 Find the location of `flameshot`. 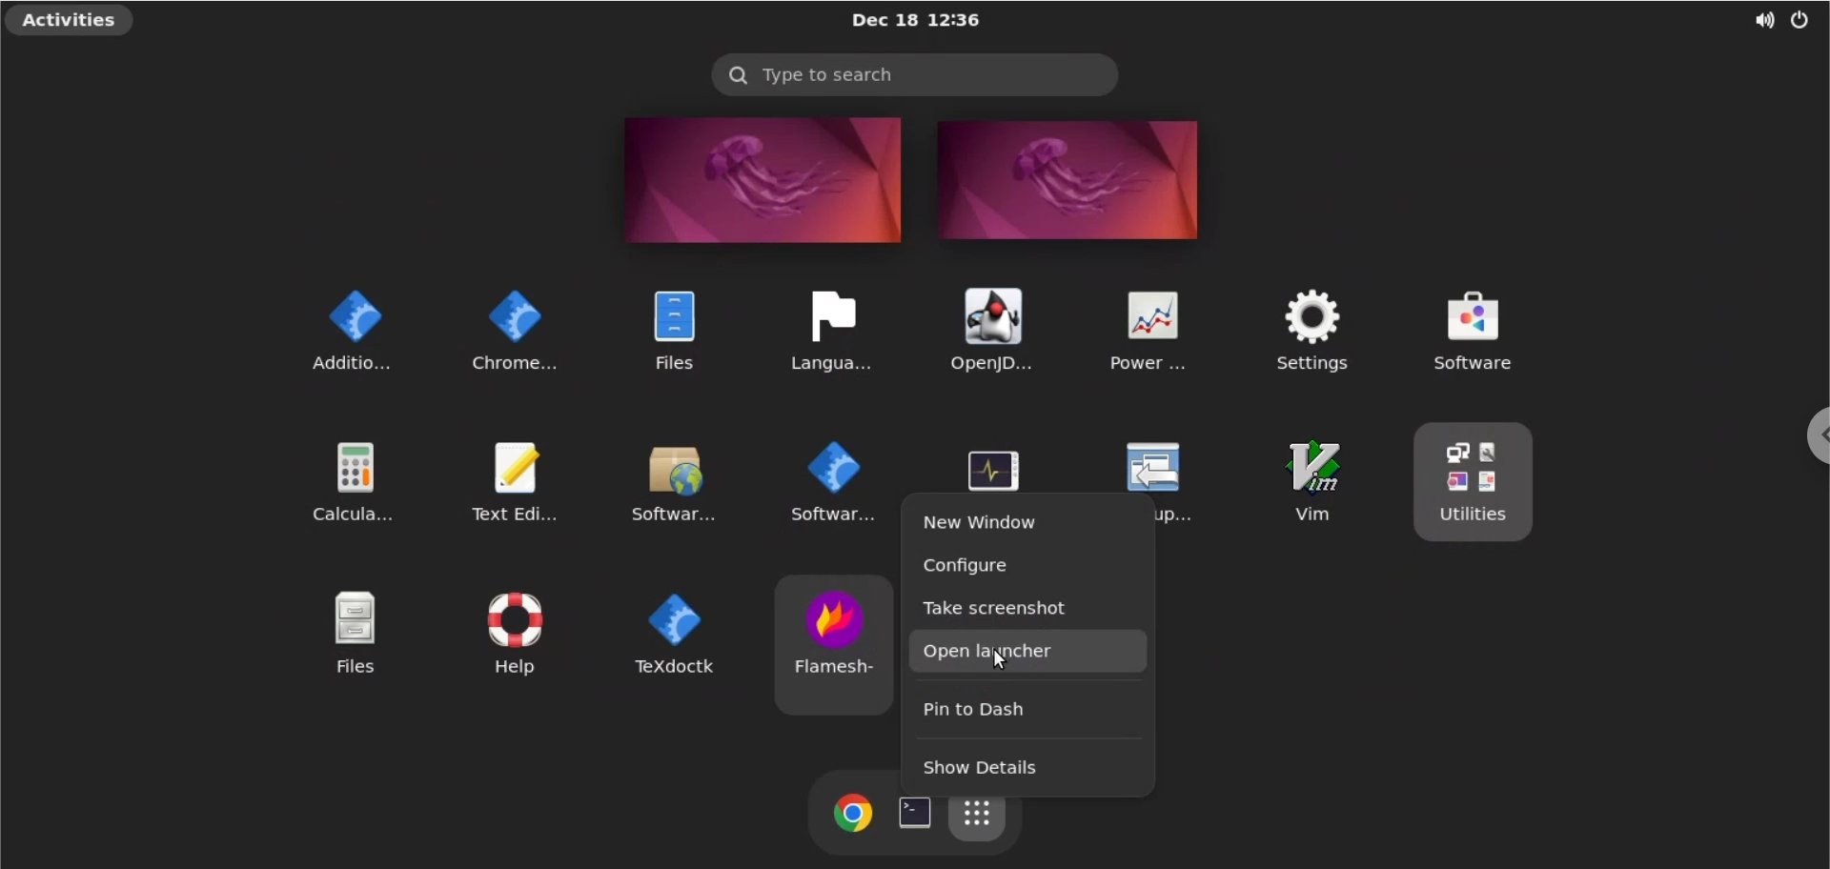

flameshot is located at coordinates (837, 633).